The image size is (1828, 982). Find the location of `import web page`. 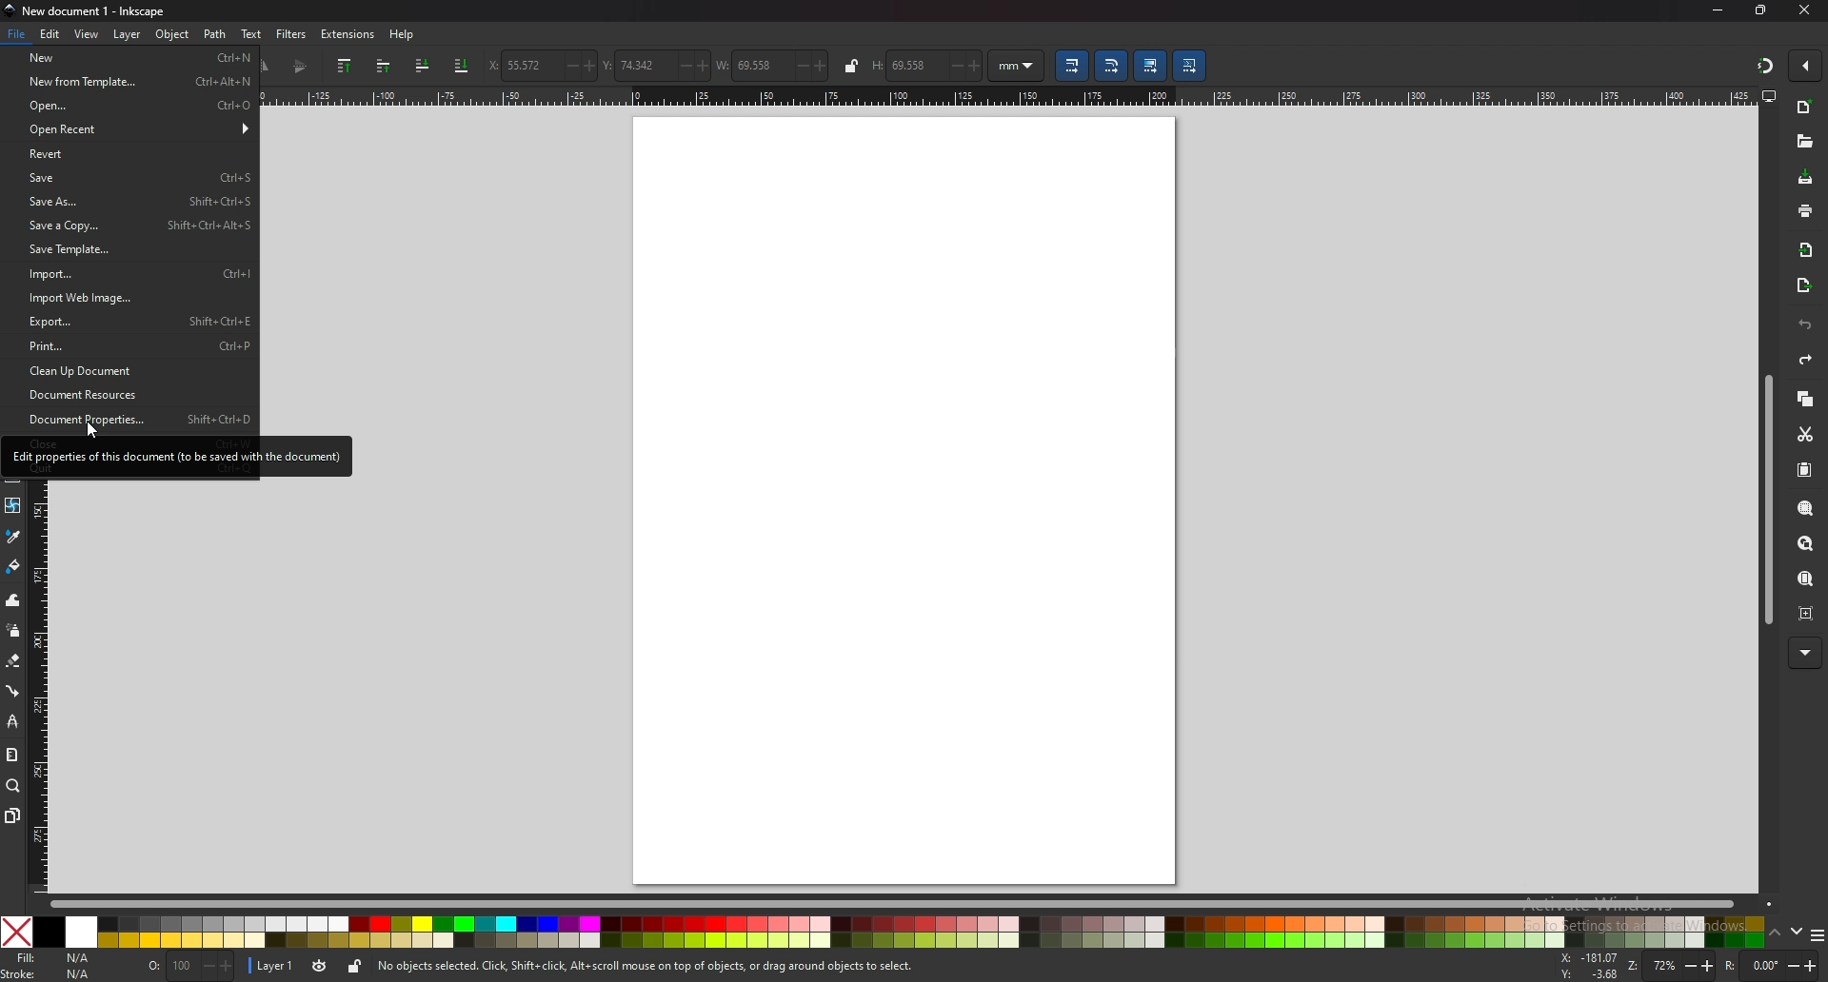

import web page is located at coordinates (128, 299).